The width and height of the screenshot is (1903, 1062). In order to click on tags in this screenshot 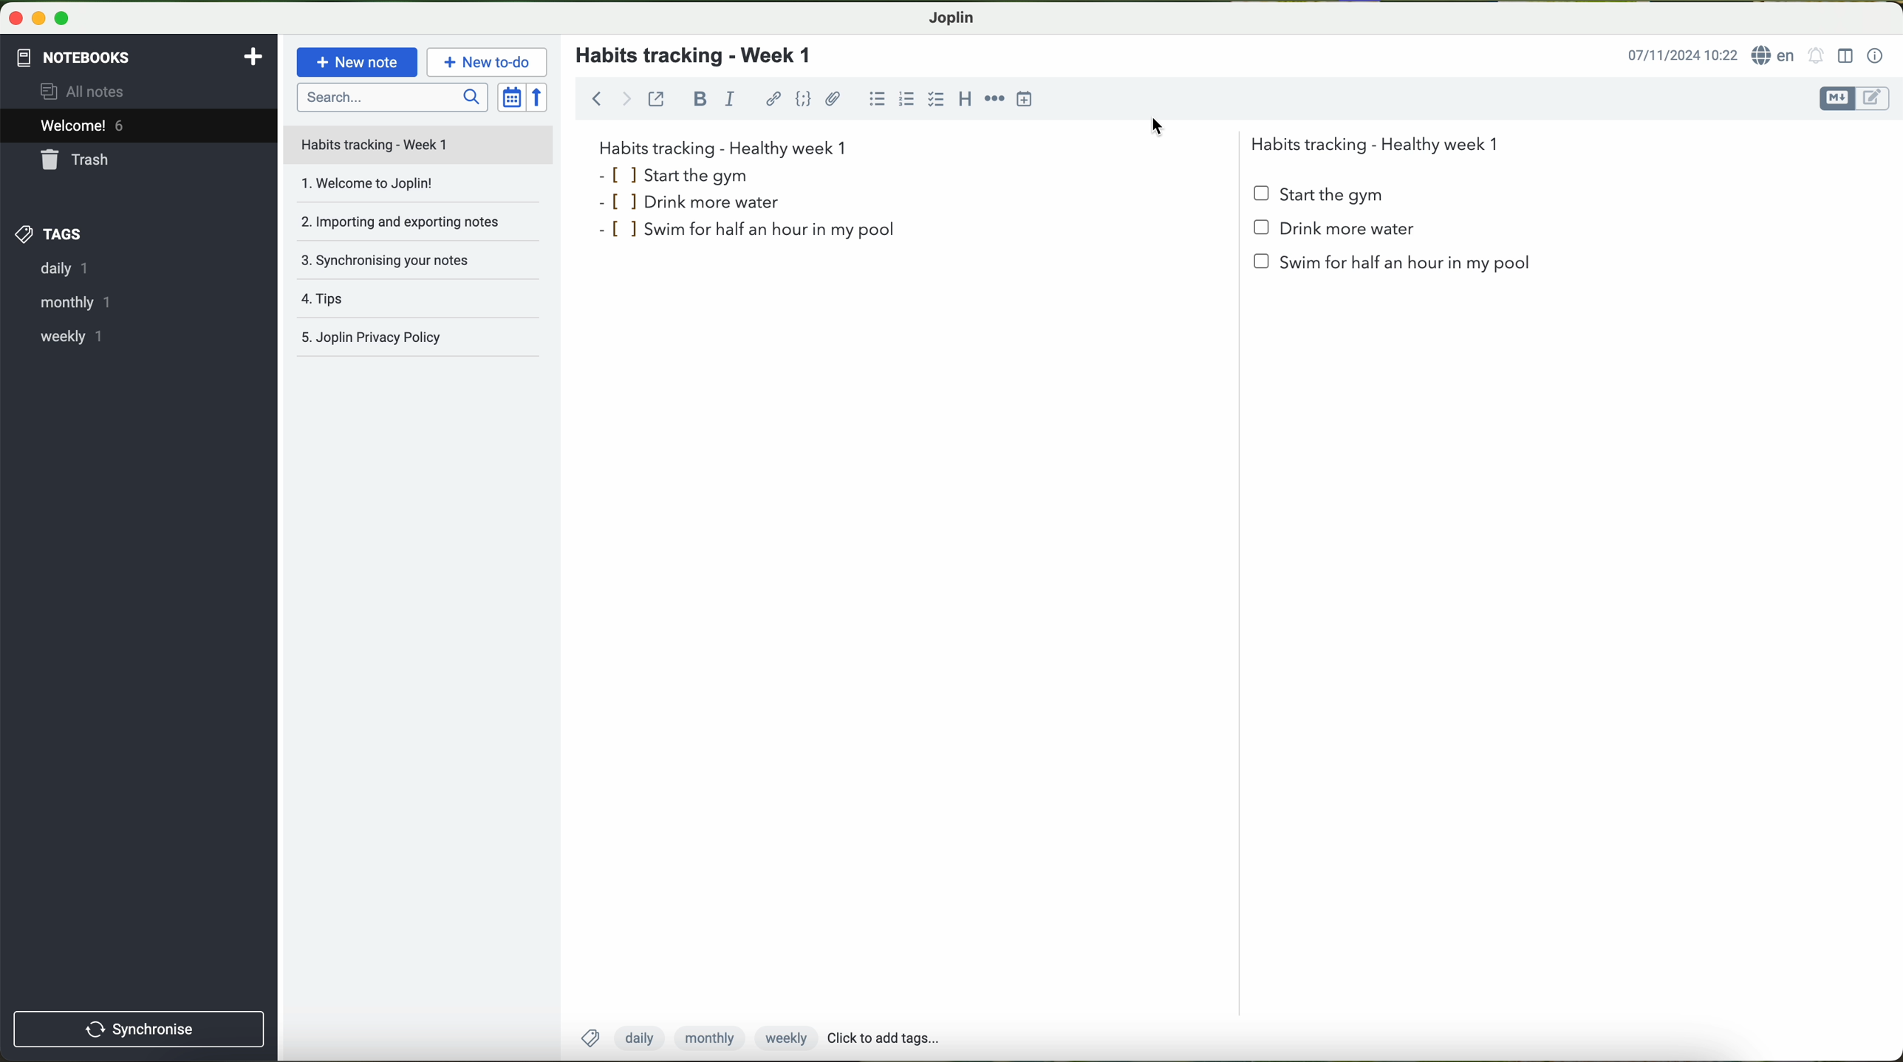, I will do `click(49, 235)`.